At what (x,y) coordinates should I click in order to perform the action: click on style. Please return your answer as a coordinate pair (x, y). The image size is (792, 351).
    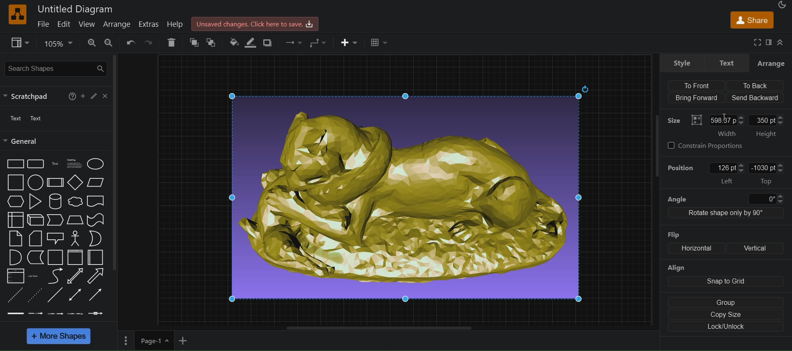
    Looking at the image, I should click on (682, 63).